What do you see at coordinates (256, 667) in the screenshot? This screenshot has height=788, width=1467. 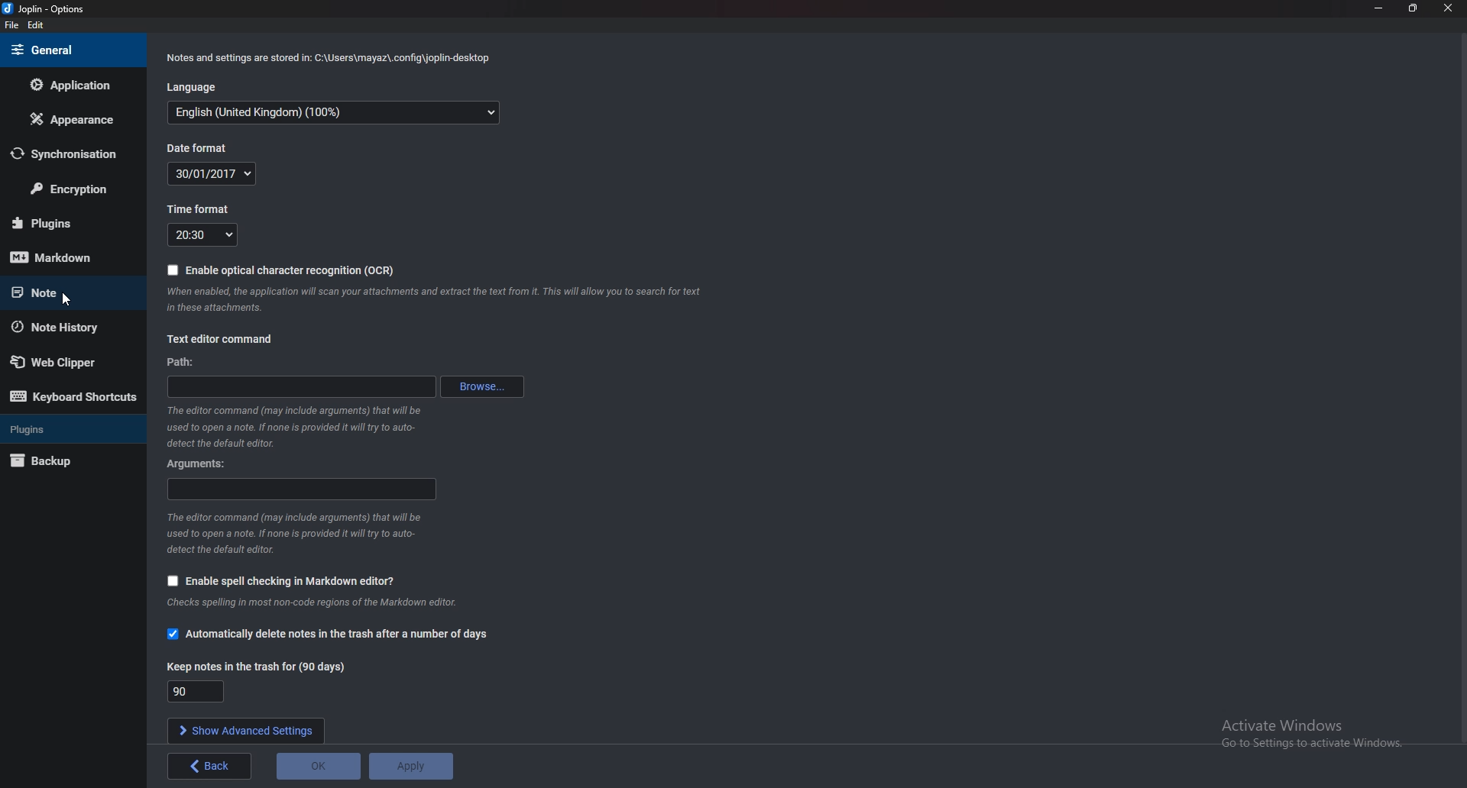 I see `Keep notes in the trash for` at bounding box center [256, 667].